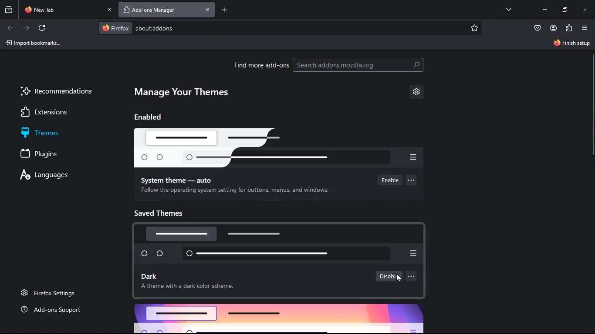 This screenshot has width=595, height=334. What do you see at coordinates (161, 10) in the screenshot?
I see `add-on tab` at bounding box center [161, 10].